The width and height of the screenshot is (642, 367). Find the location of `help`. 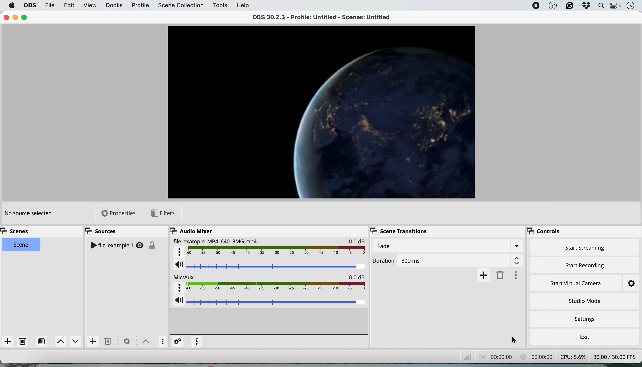

help is located at coordinates (243, 5).